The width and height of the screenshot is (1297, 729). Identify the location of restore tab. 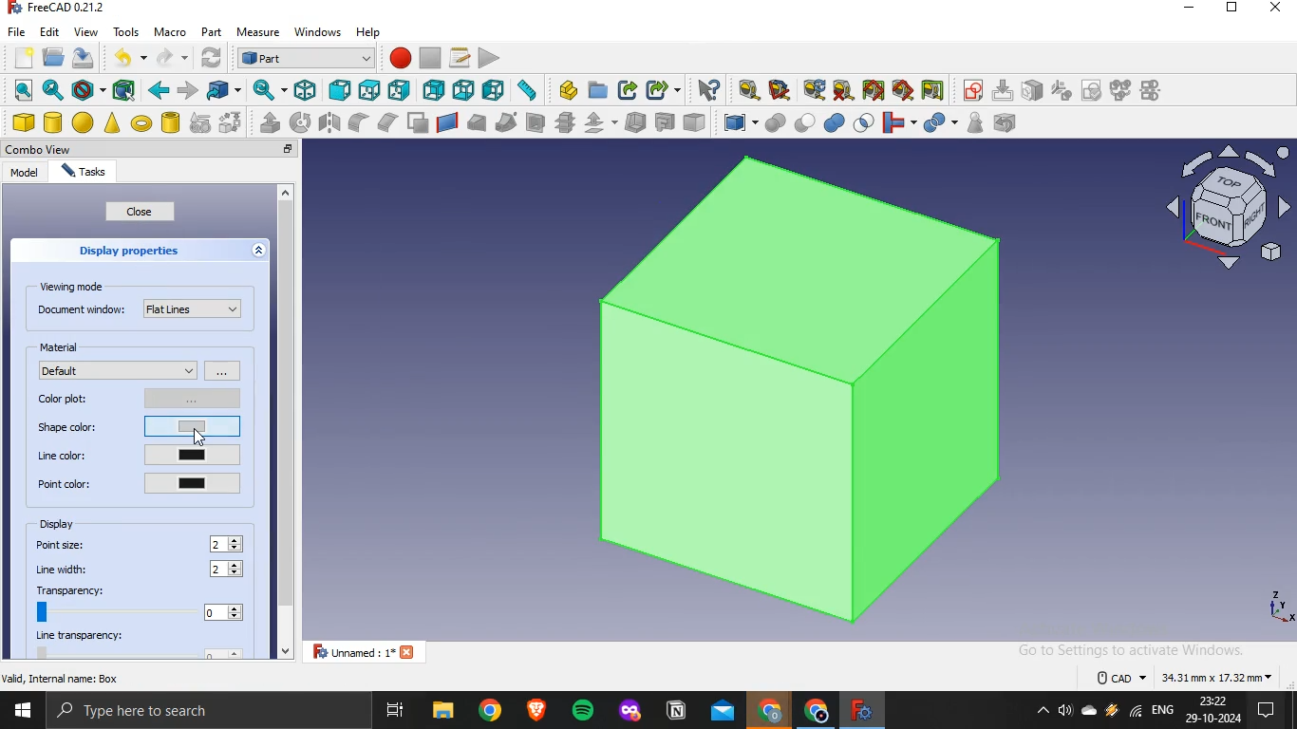
(267, 149).